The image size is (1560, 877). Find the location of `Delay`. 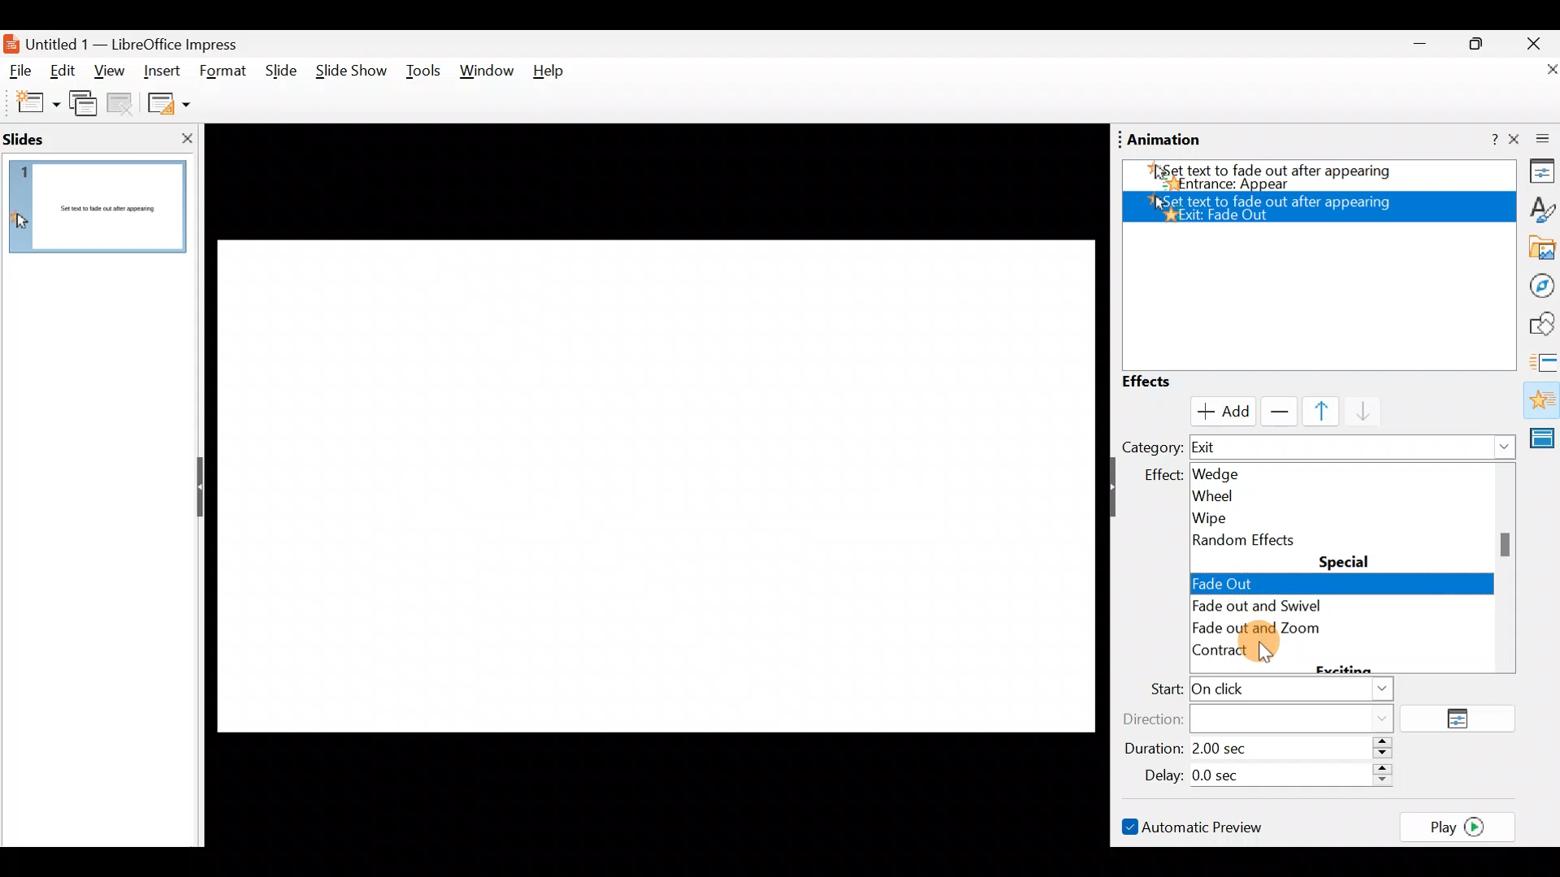

Delay is located at coordinates (1263, 773).